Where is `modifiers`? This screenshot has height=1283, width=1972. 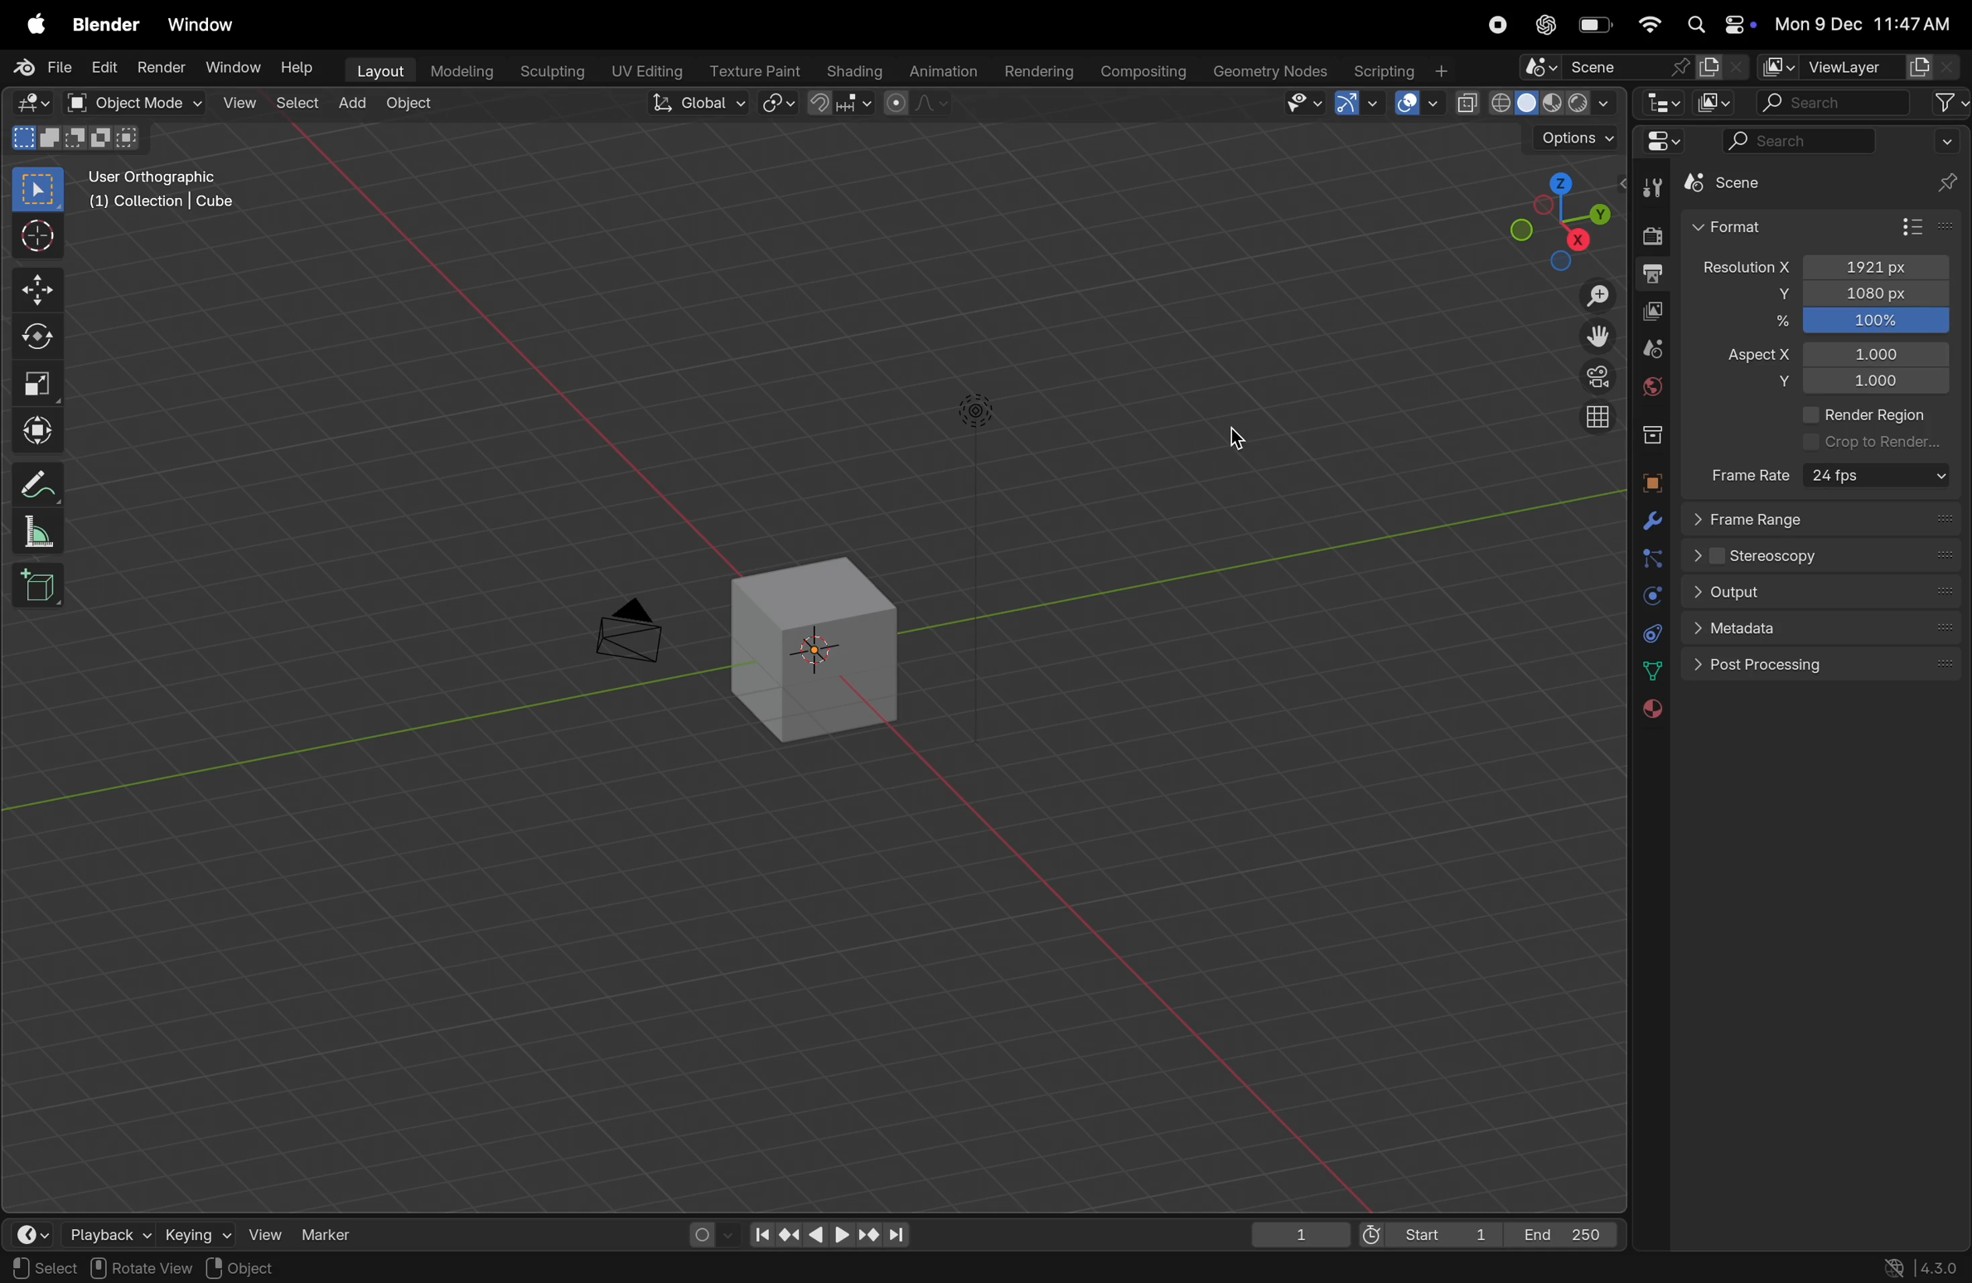
modifiers is located at coordinates (1650, 520).